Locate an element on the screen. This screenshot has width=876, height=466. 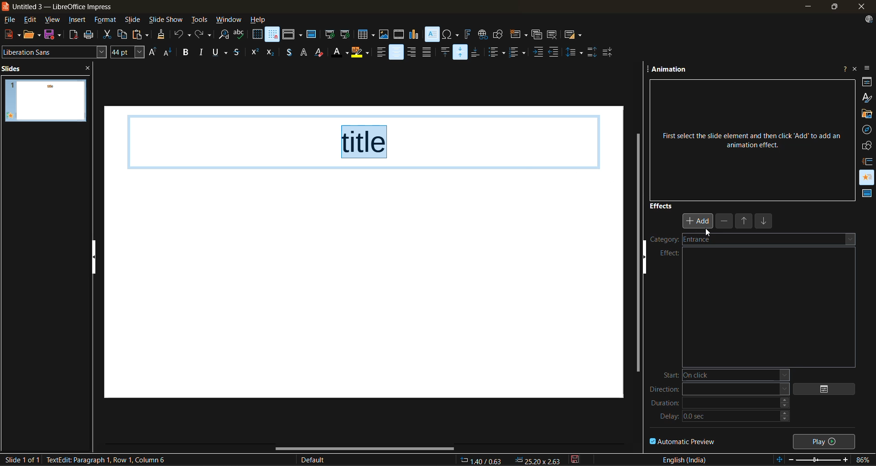
options is located at coordinates (829, 389).